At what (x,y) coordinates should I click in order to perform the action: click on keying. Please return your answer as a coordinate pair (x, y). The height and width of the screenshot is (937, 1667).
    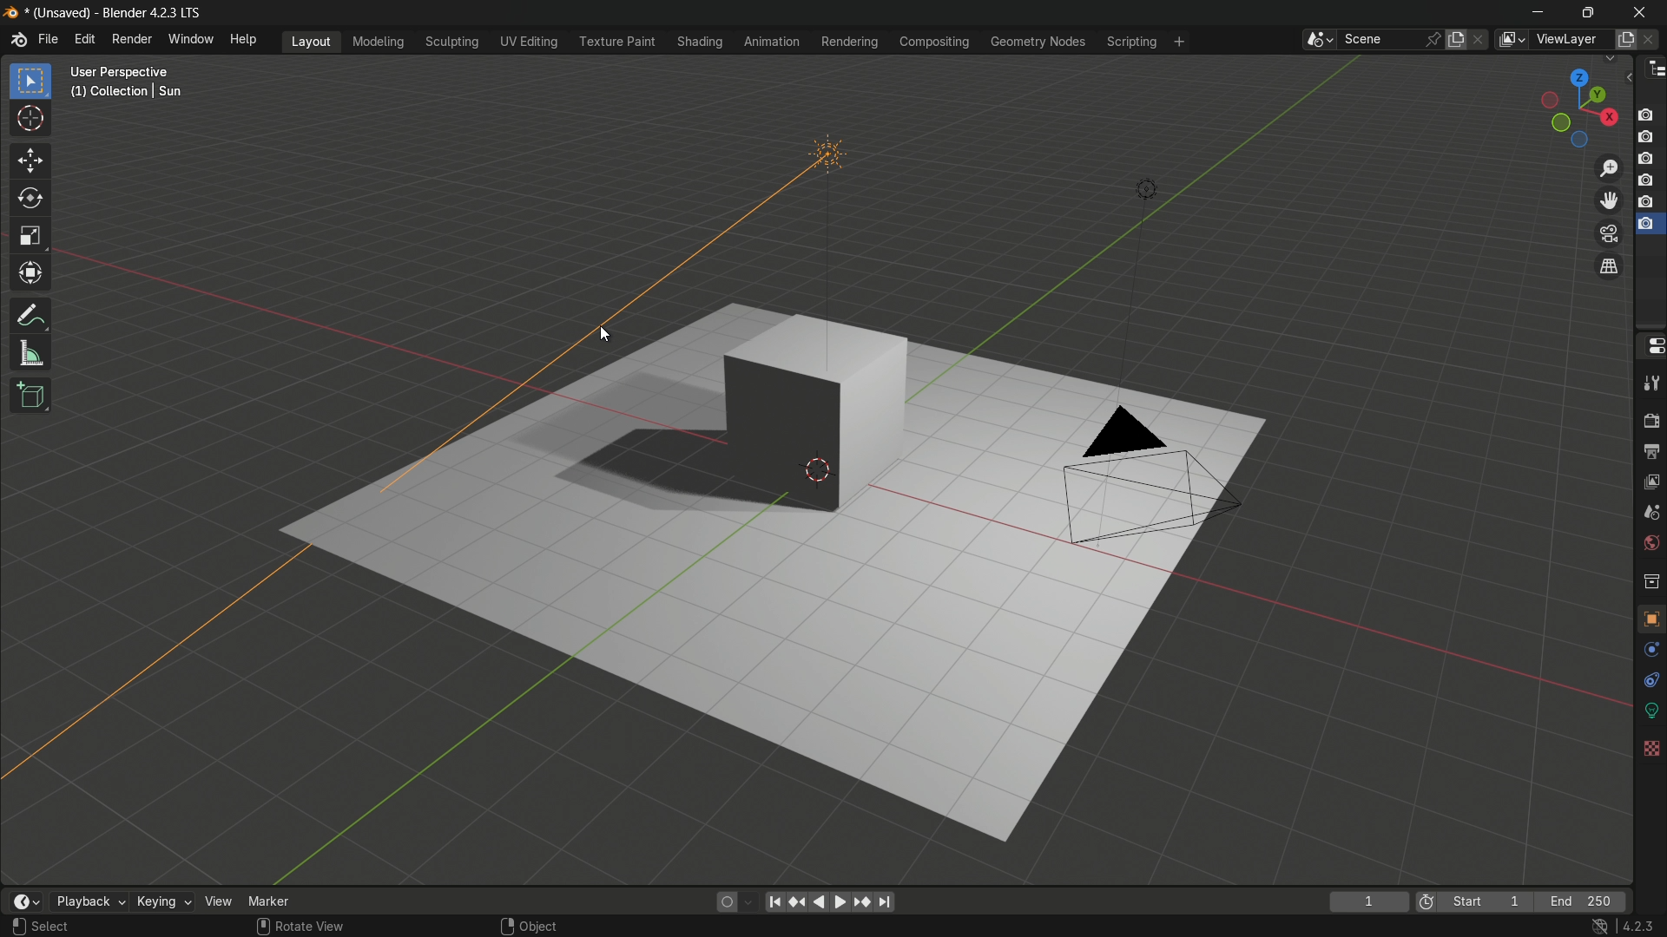
    Looking at the image, I should click on (159, 901).